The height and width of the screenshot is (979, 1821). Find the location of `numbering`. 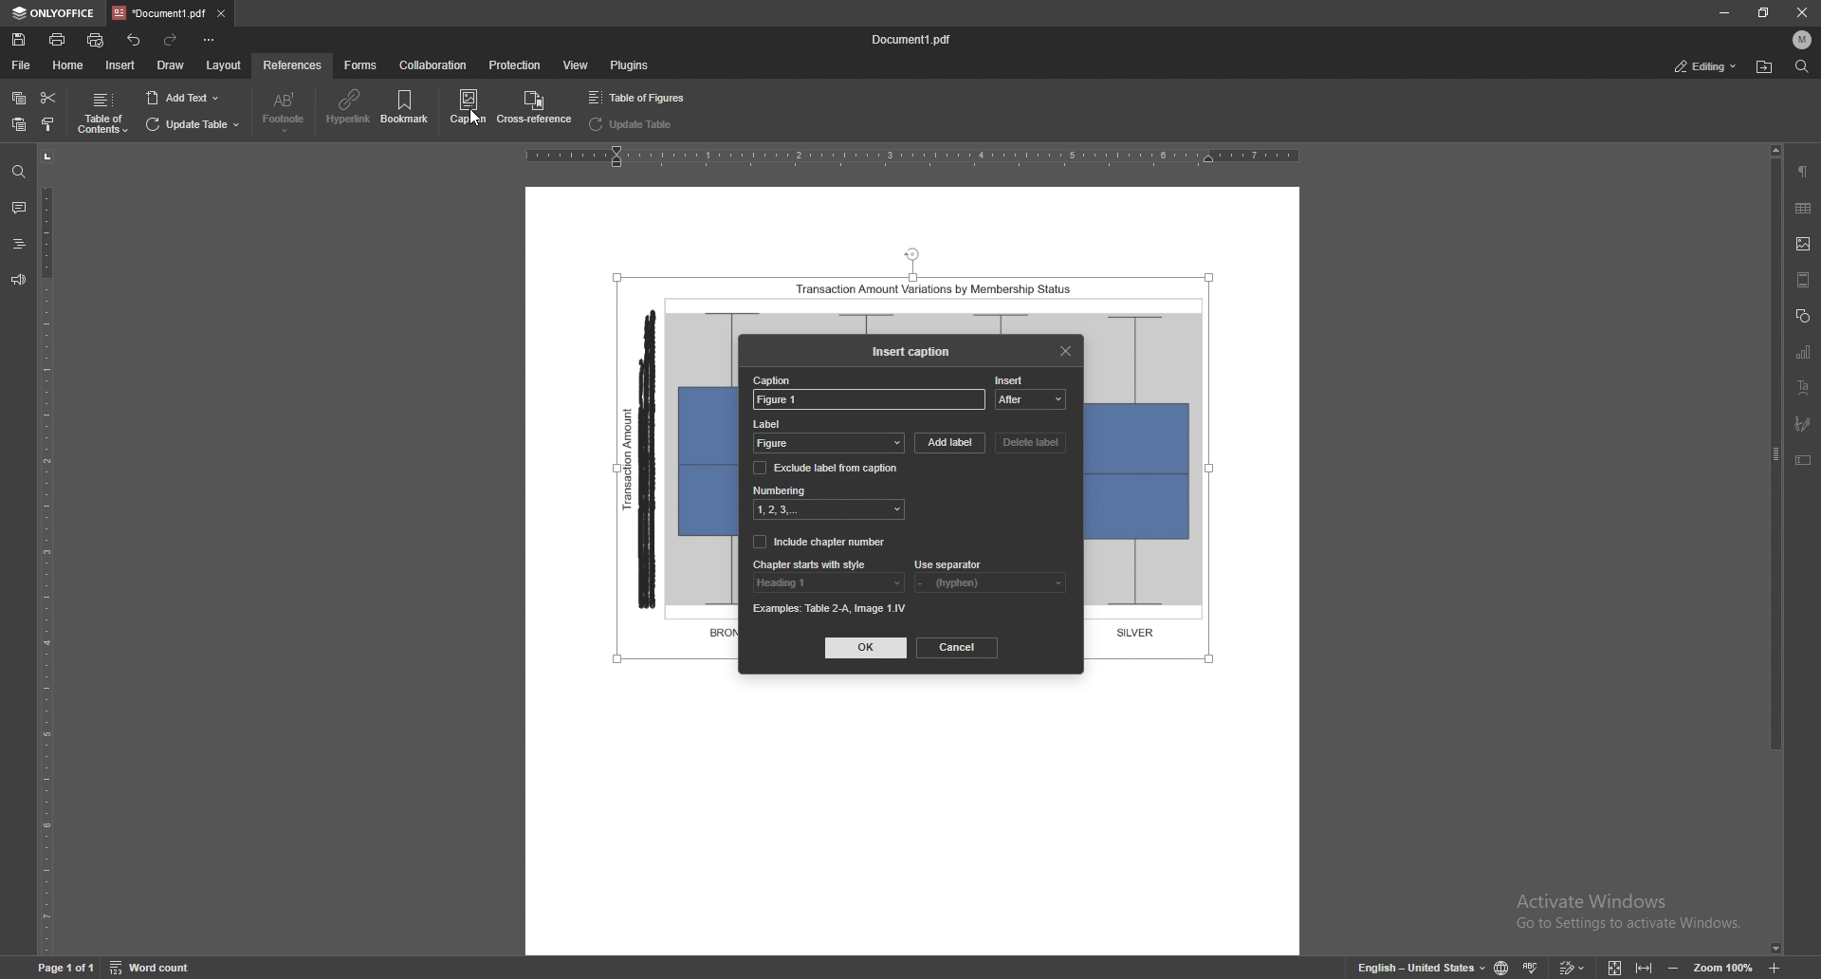

numbering is located at coordinates (781, 489).